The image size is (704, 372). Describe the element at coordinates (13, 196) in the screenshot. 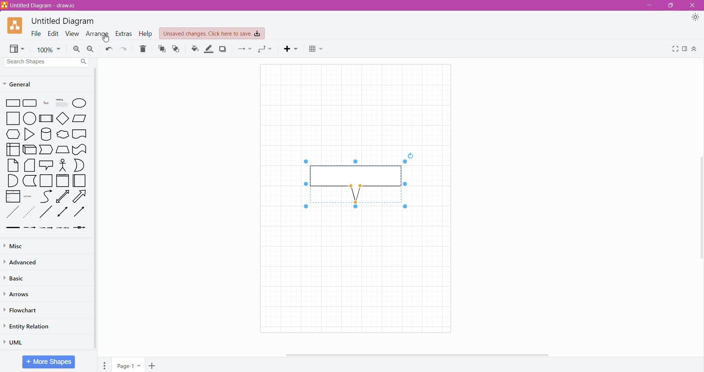

I see `List Box` at that location.